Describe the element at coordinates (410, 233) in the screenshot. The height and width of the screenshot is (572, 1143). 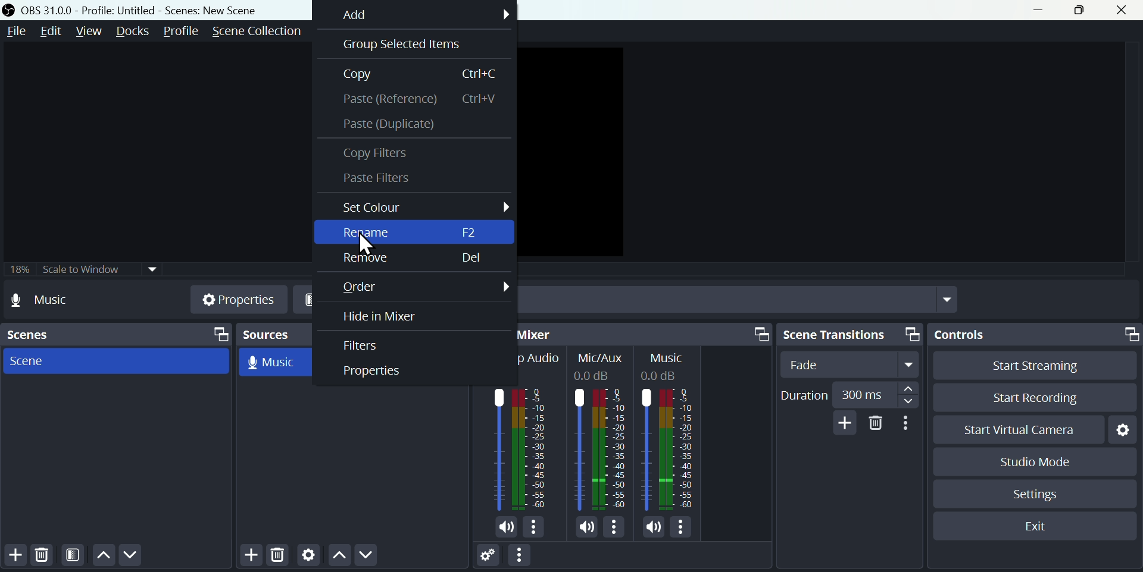
I see `Rename` at that location.